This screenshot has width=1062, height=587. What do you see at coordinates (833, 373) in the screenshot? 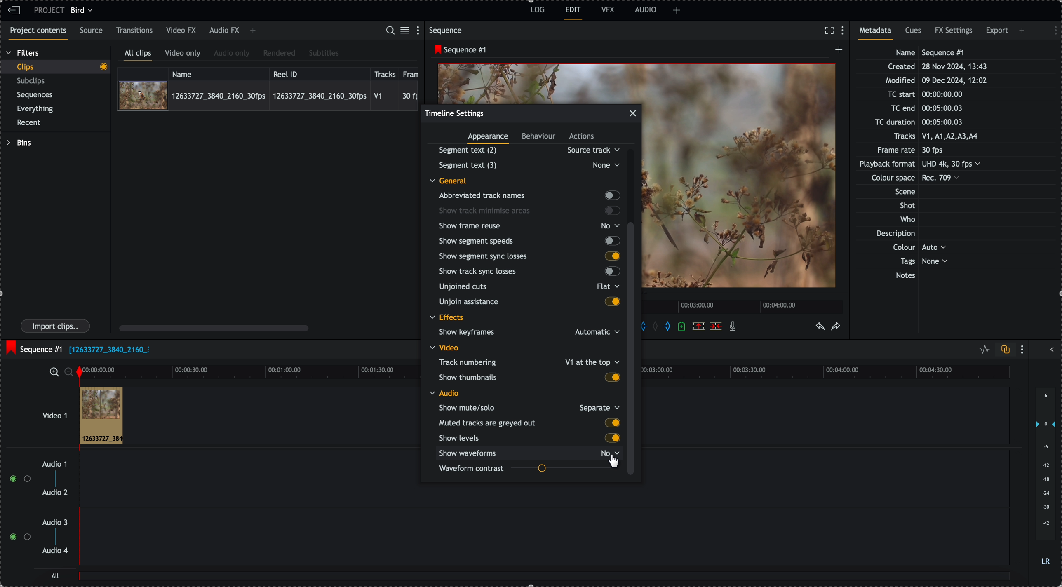
I see `timeline` at bounding box center [833, 373].